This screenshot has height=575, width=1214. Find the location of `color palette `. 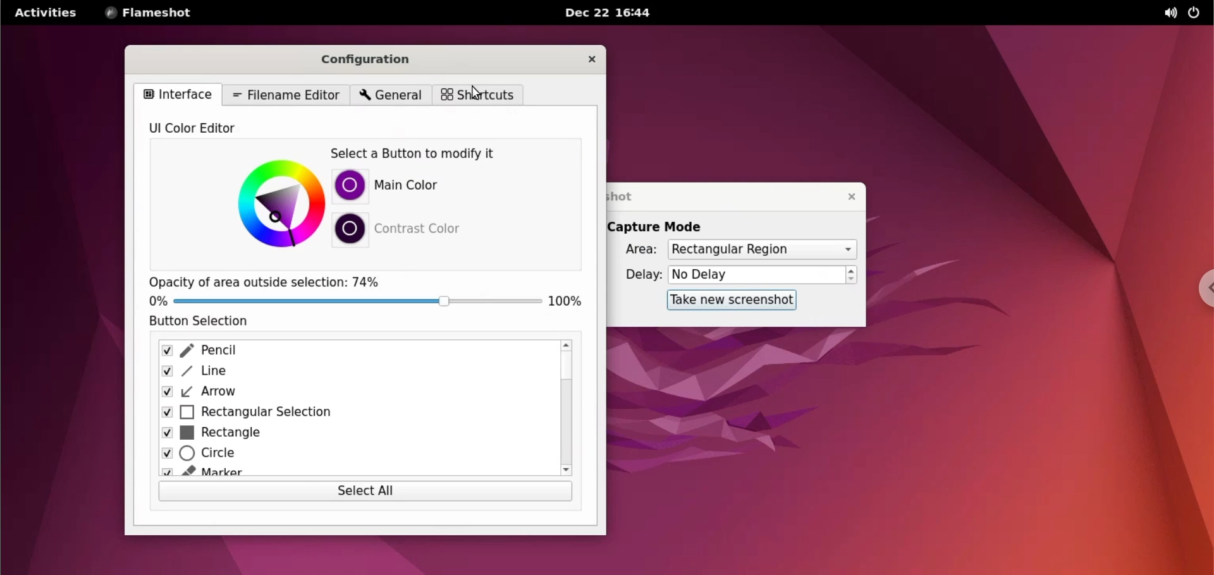

color palette  is located at coordinates (282, 207).